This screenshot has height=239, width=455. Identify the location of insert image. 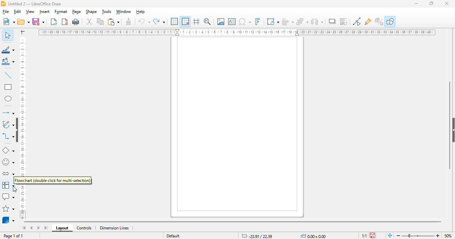
(221, 22).